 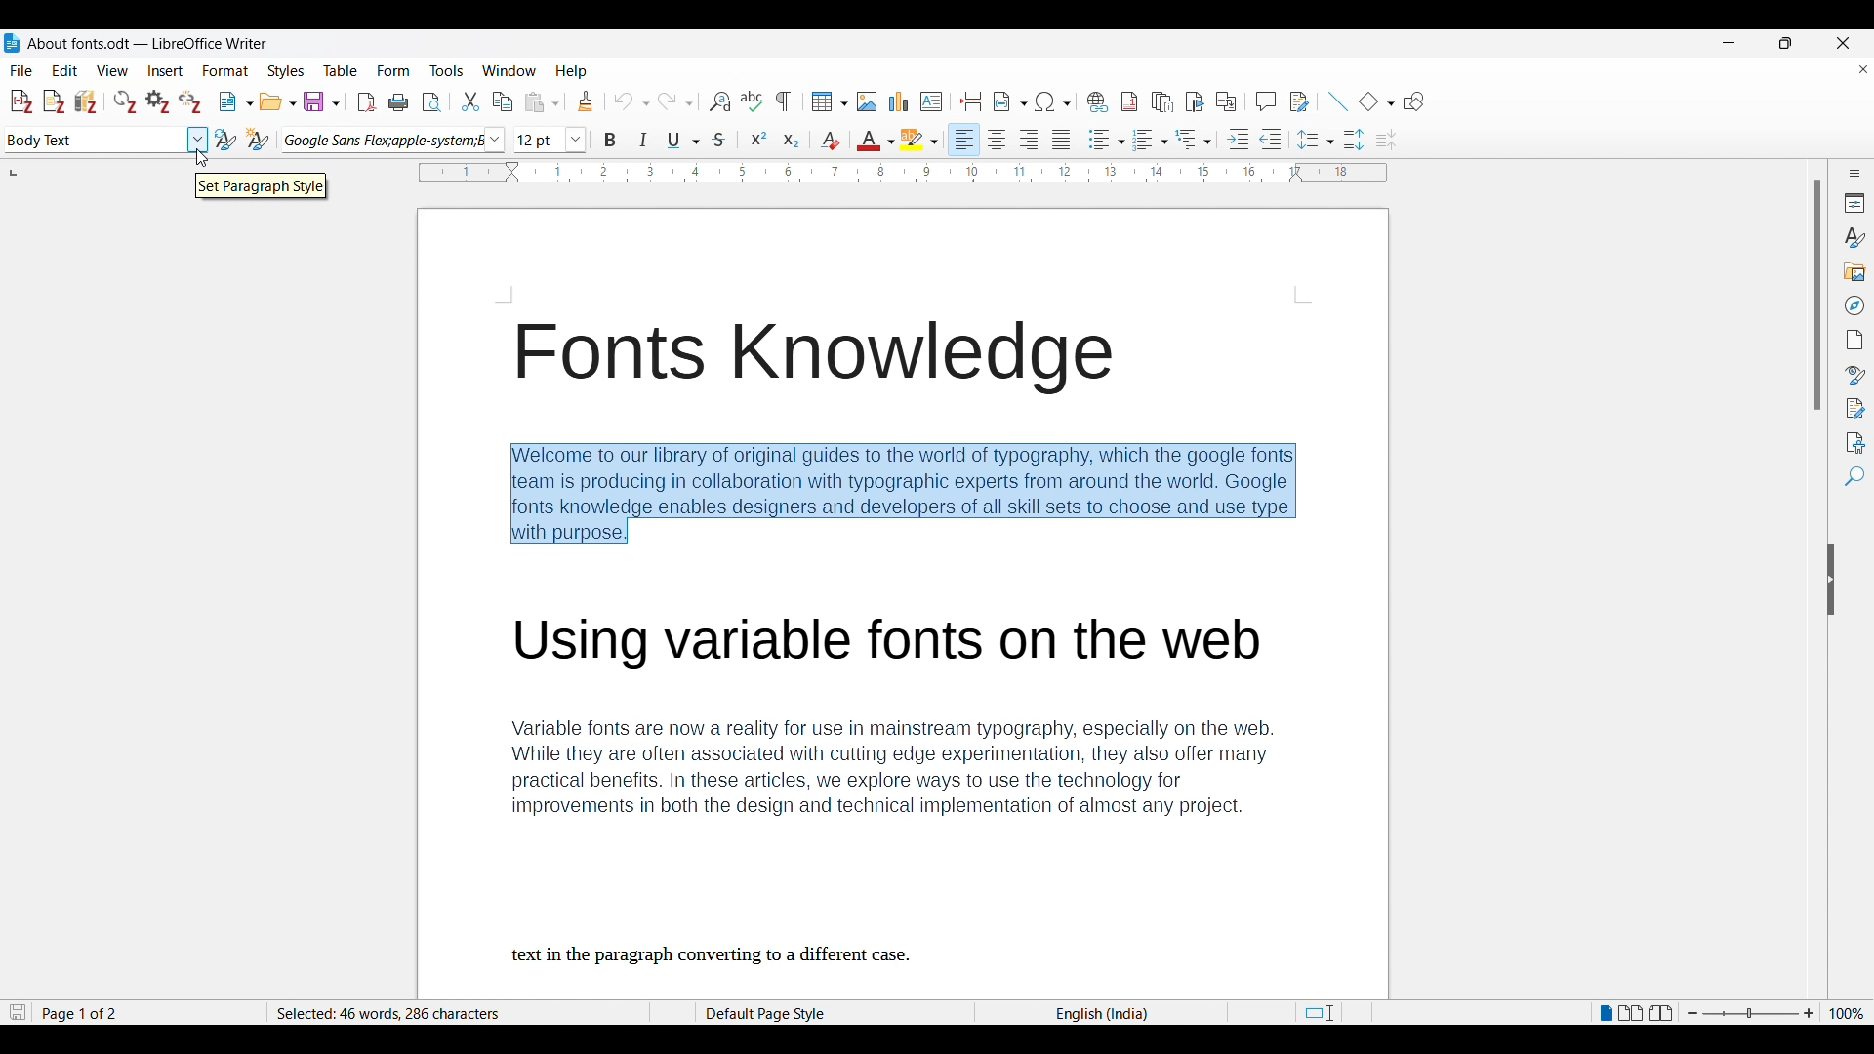 What do you see at coordinates (392, 1013) in the screenshot?
I see `Selected 46 words, 216 characters` at bounding box center [392, 1013].